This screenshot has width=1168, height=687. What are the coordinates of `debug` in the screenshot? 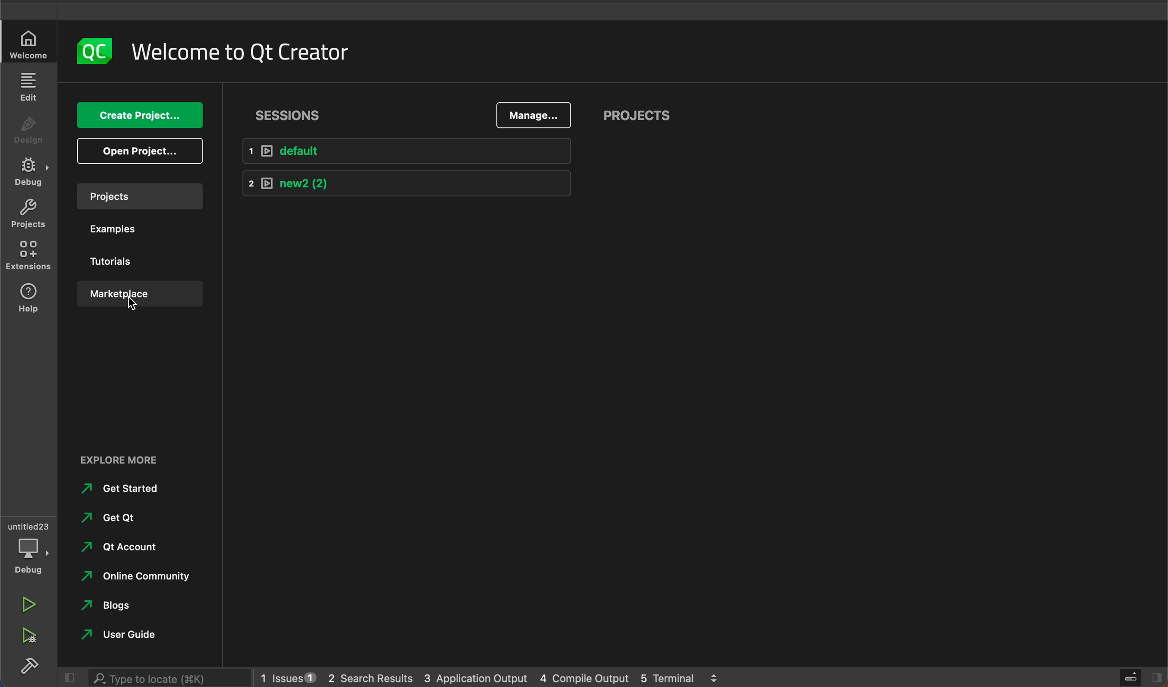 It's located at (30, 546).